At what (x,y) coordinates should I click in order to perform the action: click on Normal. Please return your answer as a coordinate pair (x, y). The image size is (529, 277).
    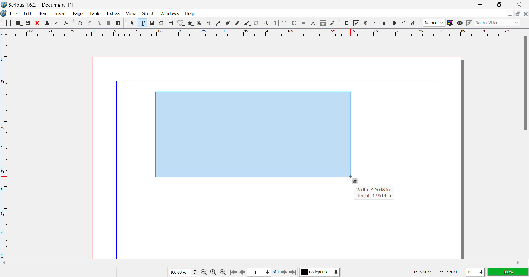
    Looking at the image, I should click on (434, 24).